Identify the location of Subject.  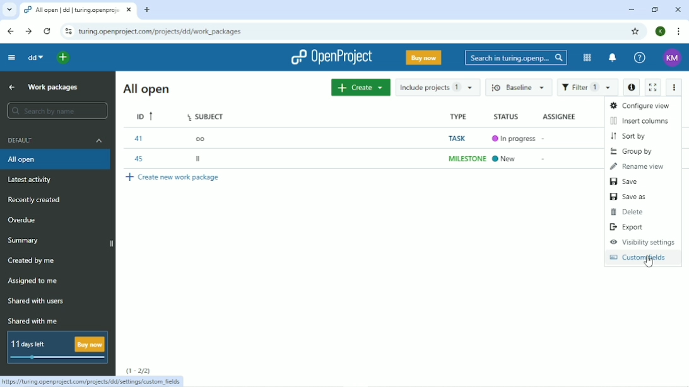
(206, 115).